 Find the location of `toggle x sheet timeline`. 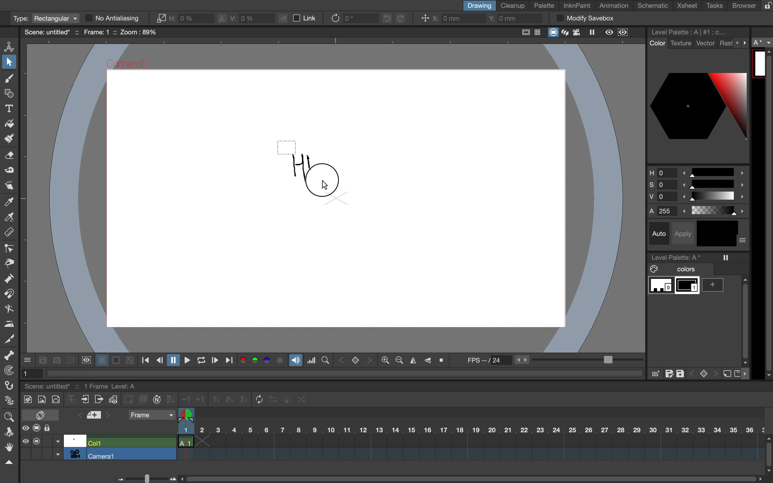

toggle x sheet timeline is located at coordinates (40, 415).